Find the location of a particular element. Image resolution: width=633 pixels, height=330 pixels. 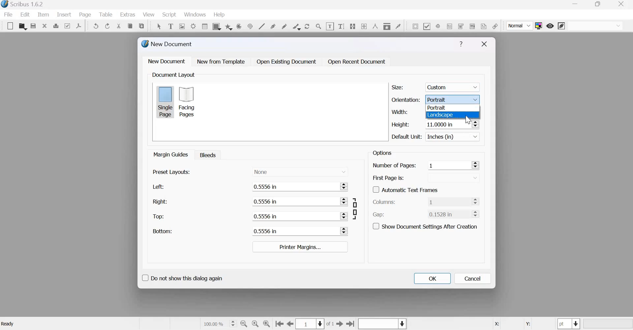

Close is located at coordinates (484, 44).